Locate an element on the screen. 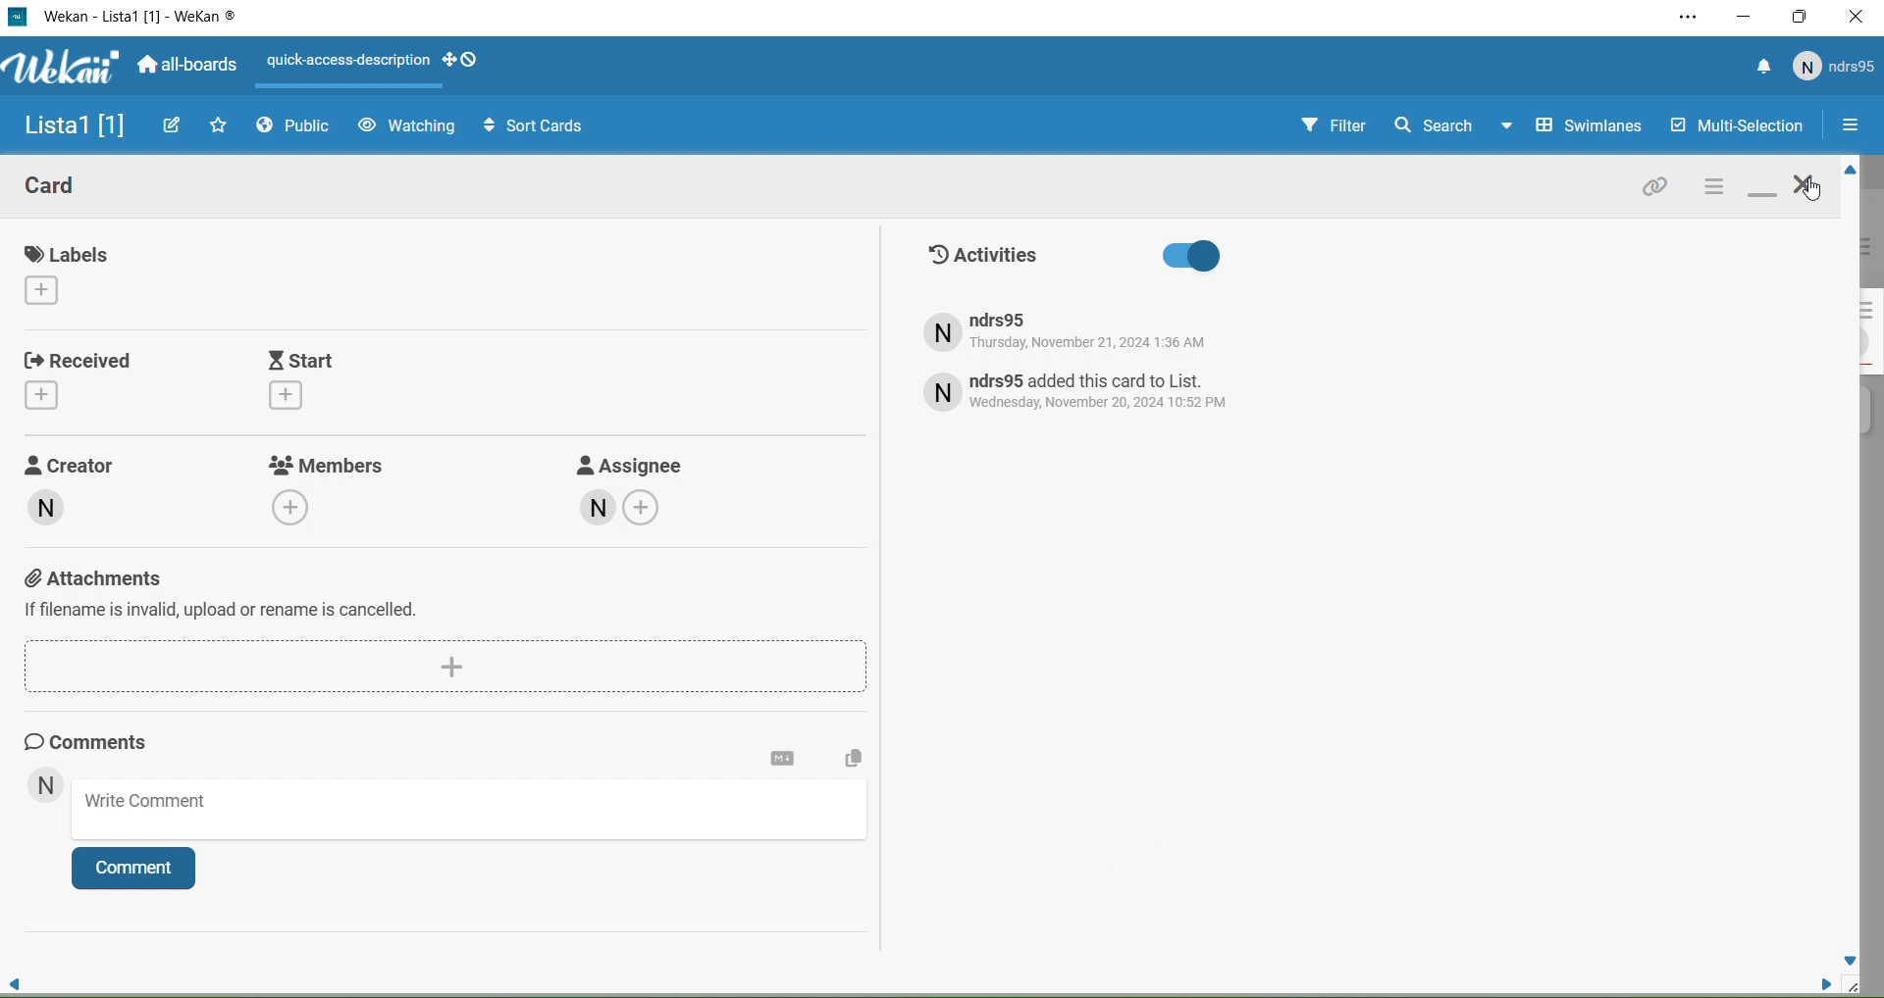 Image resolution: width=1884 pixels, height=998 pixels. Layout Actions is located at coordinates (347, 68).